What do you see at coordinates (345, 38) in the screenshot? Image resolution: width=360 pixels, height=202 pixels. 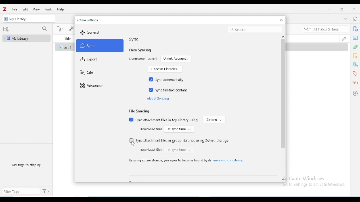 I see `attachments` at bounding box center [345, 38].